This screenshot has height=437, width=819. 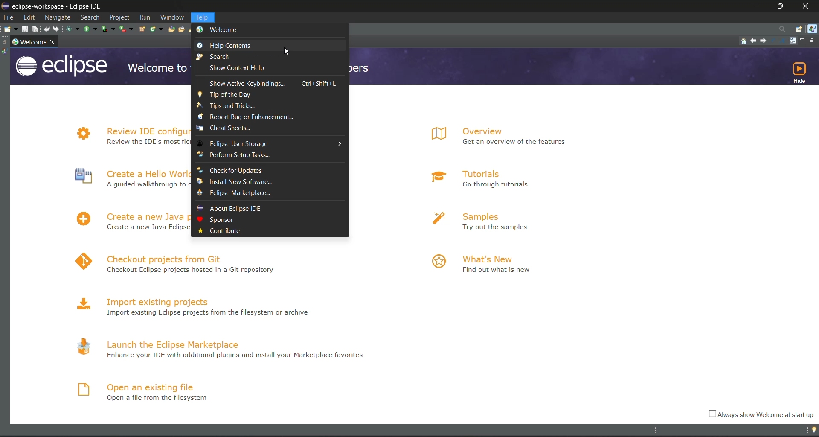 I want to click on help controls, so click(x=244, y=45).